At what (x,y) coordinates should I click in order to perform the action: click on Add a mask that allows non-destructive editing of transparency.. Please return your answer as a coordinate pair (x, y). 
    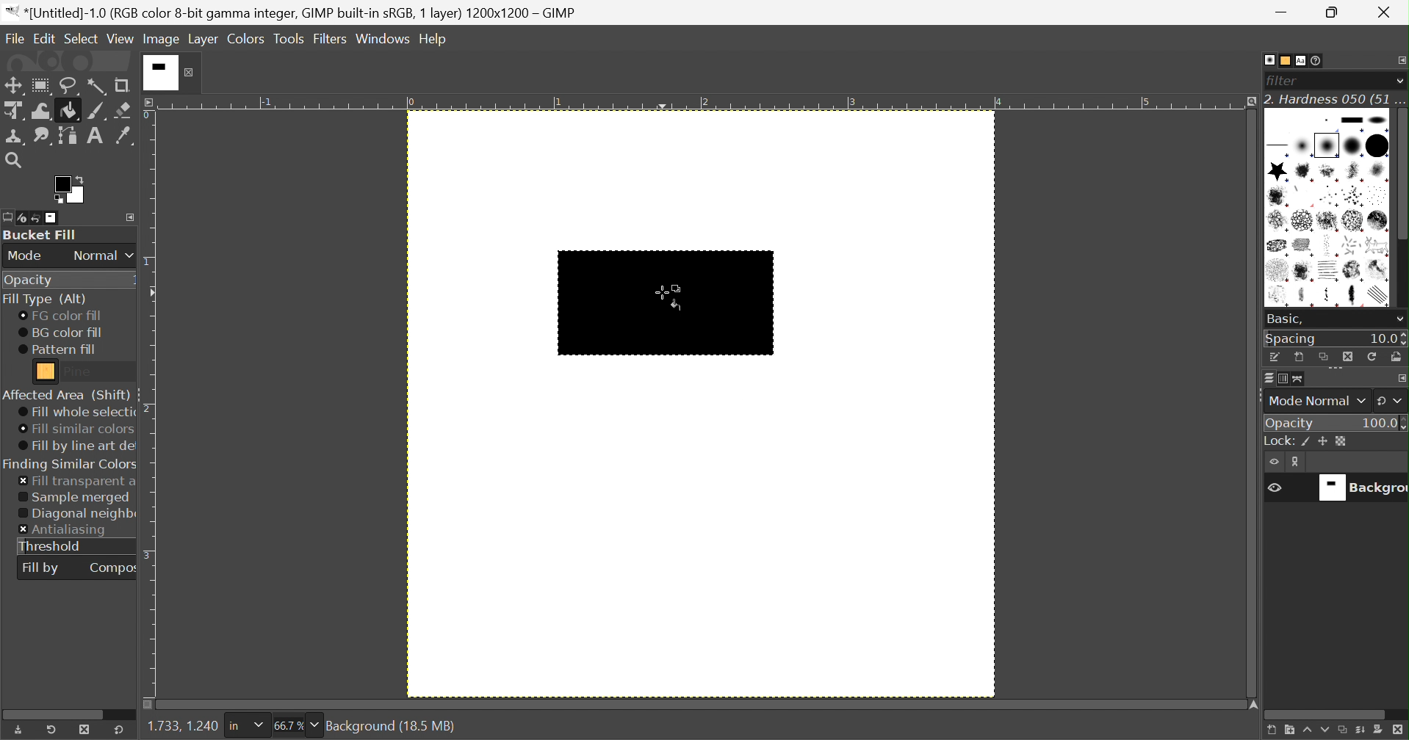
    Looking at the image, I should click on (1379, 731).